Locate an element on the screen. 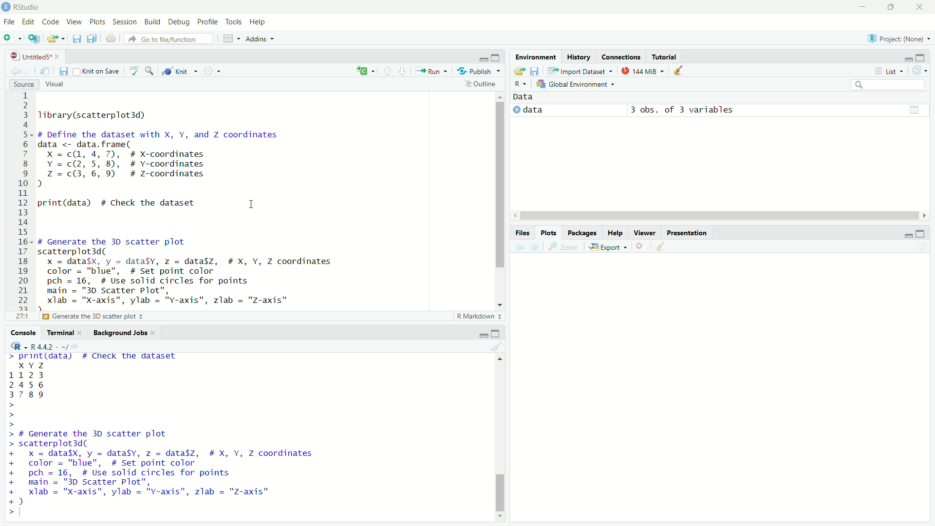  Tutorial is located at coordinates (665, 56).